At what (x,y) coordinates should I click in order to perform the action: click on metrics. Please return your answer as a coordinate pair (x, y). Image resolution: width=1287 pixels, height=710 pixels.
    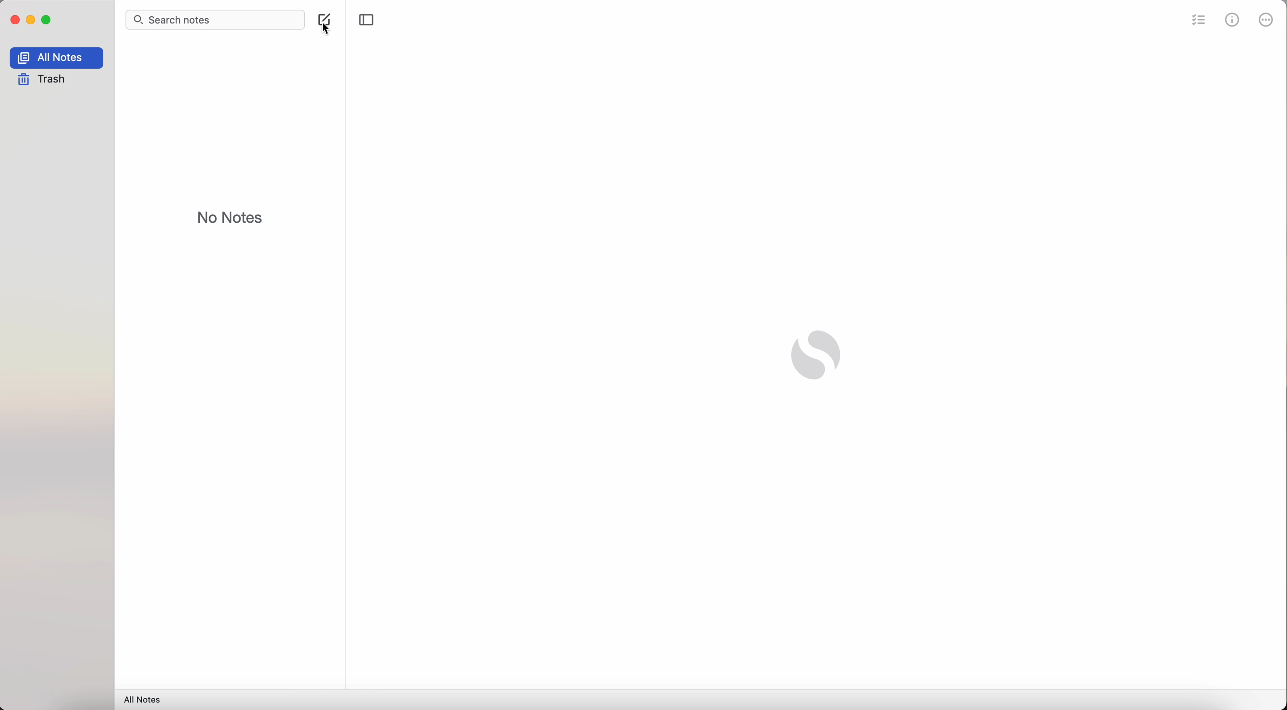
    Looking at the image, I should click on (1233, 20).